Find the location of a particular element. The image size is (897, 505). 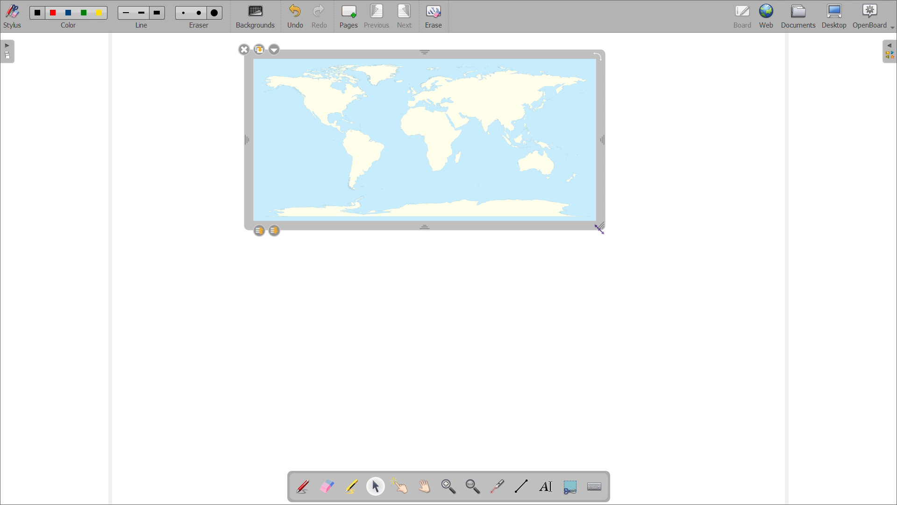

virtual laser pointer is located at coordinates (498, 486).